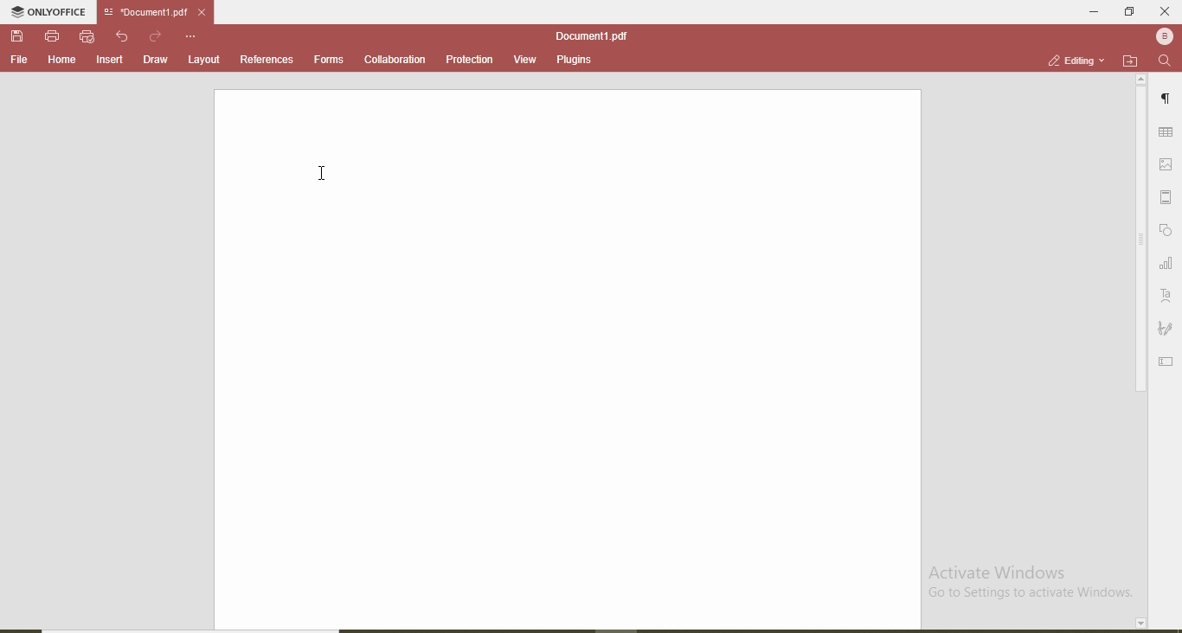 The width and height of the screenshot is (1182, 633). I want to click on file name, so click(591, 35).